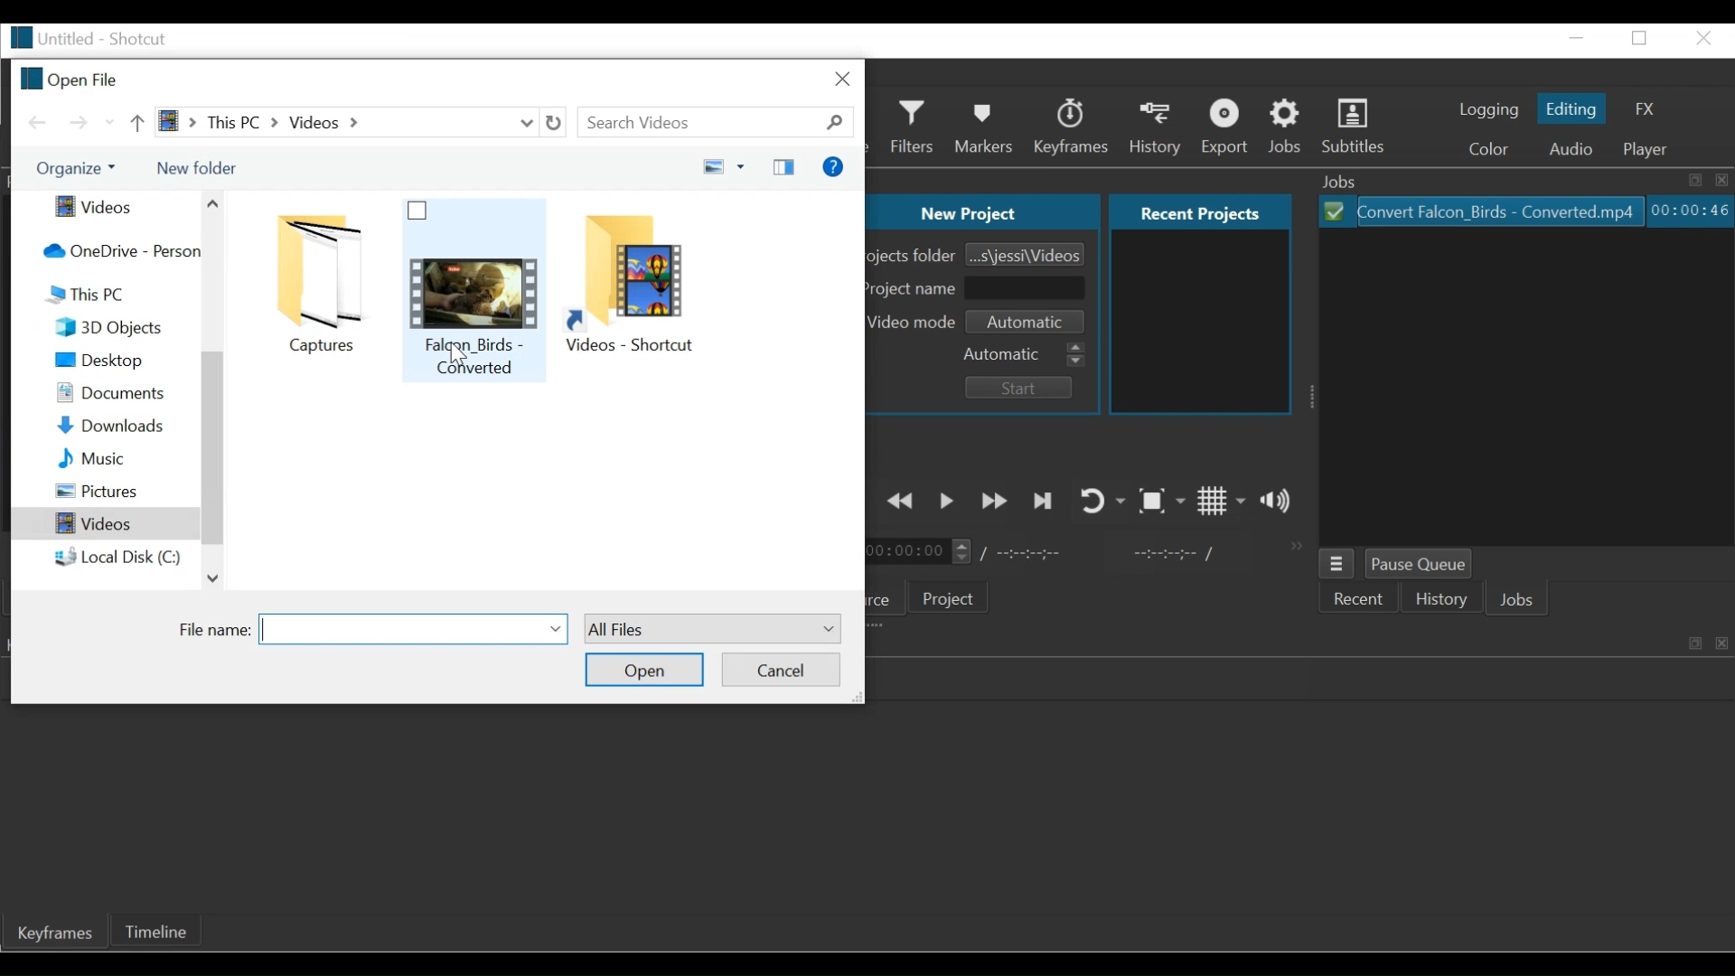 The width and height of the screenshot is (1735, 976). I want to click on Total Duration, so click(1026, 556).